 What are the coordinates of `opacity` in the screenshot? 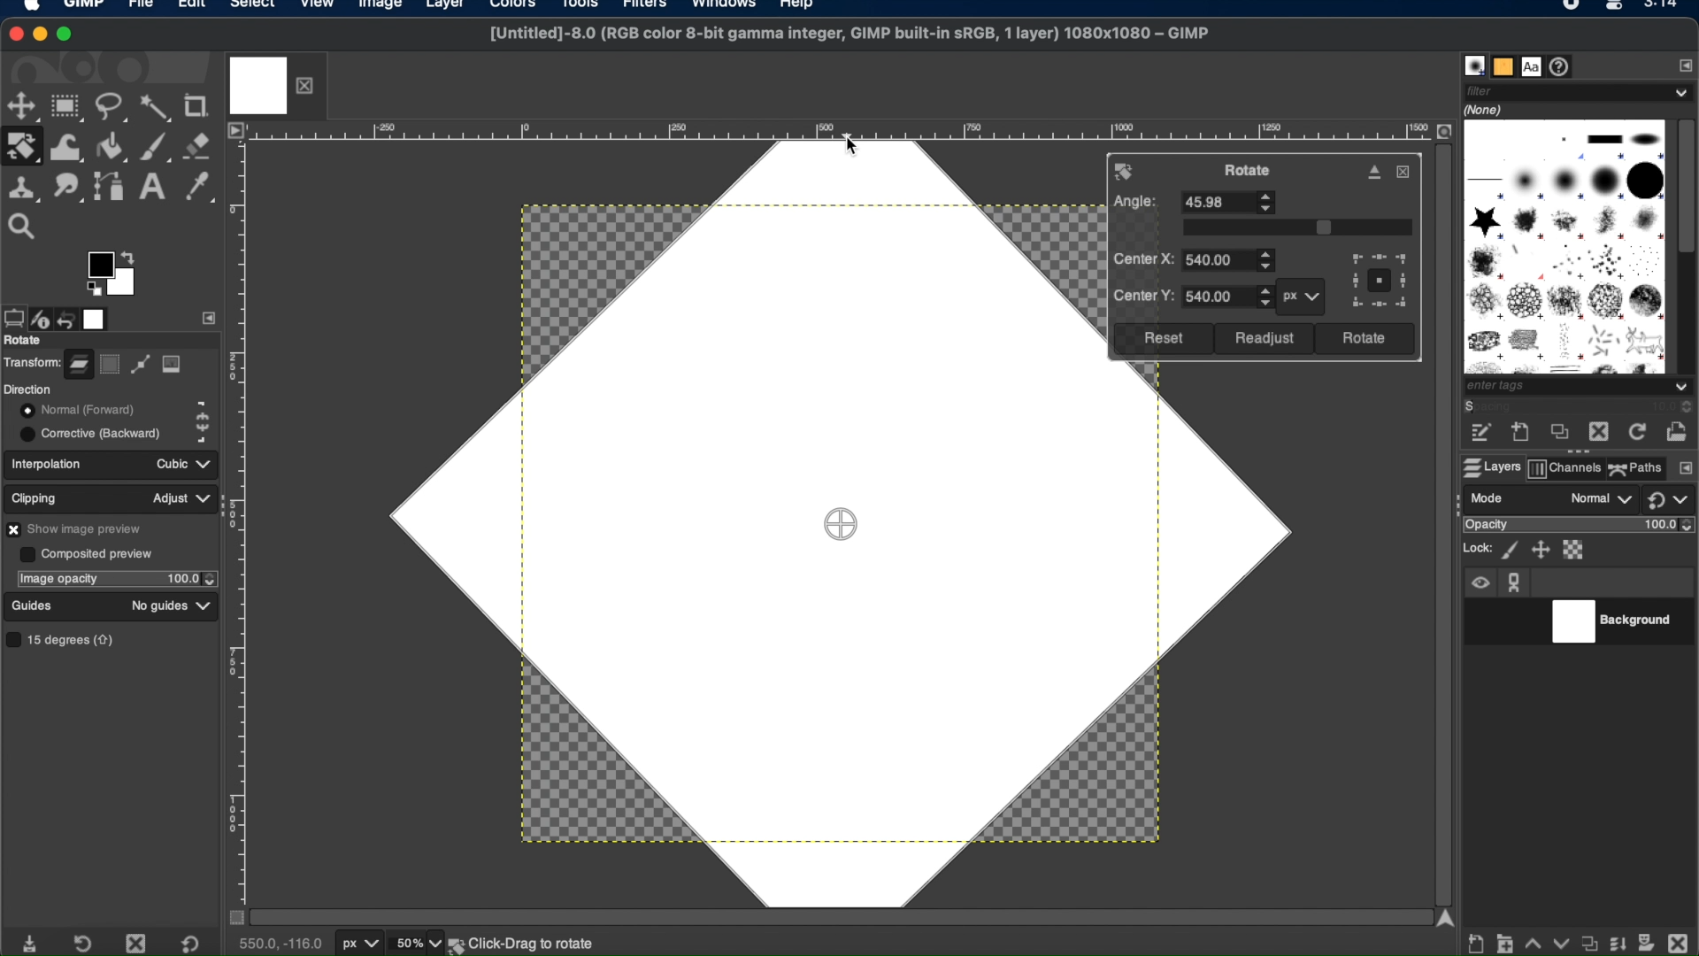 It's located at (1486, 526).